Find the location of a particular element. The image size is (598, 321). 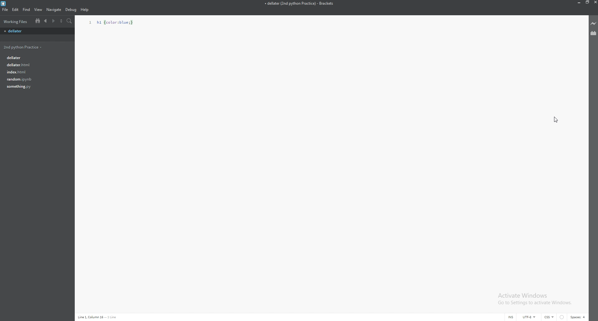

minimize is located at coordinates (578, 2).